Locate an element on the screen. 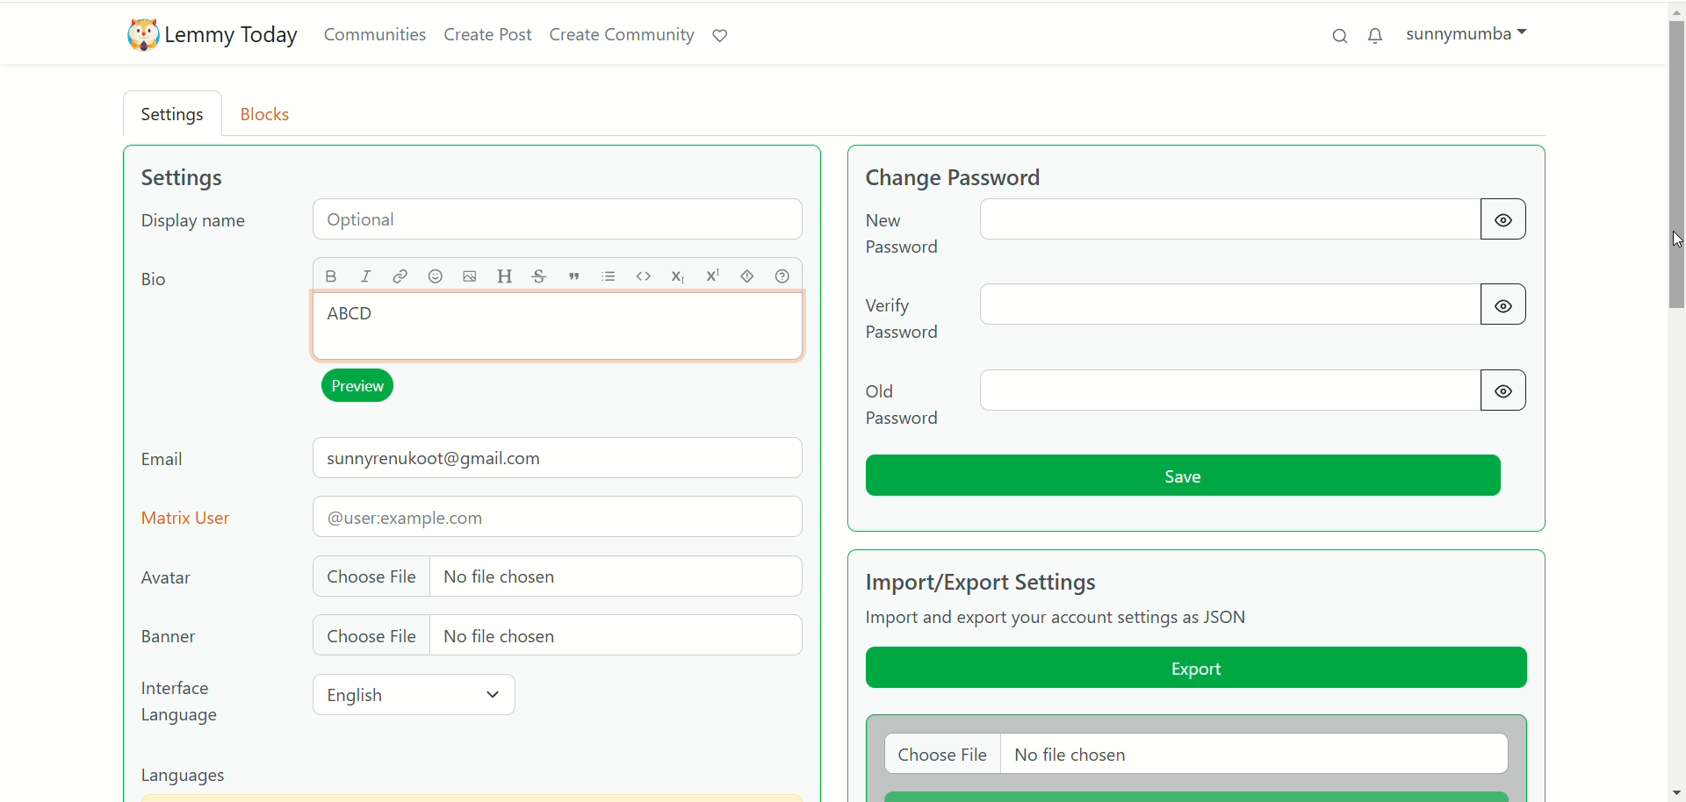  superscript is located at coordinates (713, 278).